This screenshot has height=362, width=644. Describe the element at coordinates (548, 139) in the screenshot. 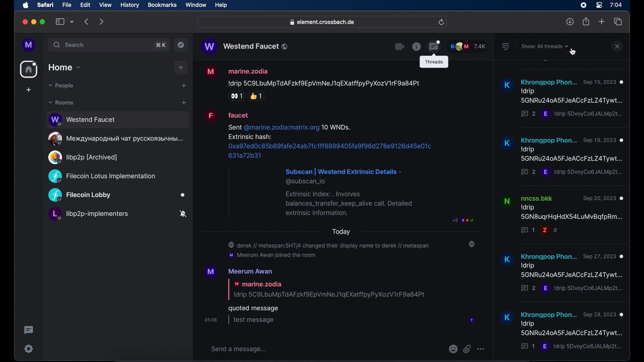

I see `Khrongpop Phon...` at that location.